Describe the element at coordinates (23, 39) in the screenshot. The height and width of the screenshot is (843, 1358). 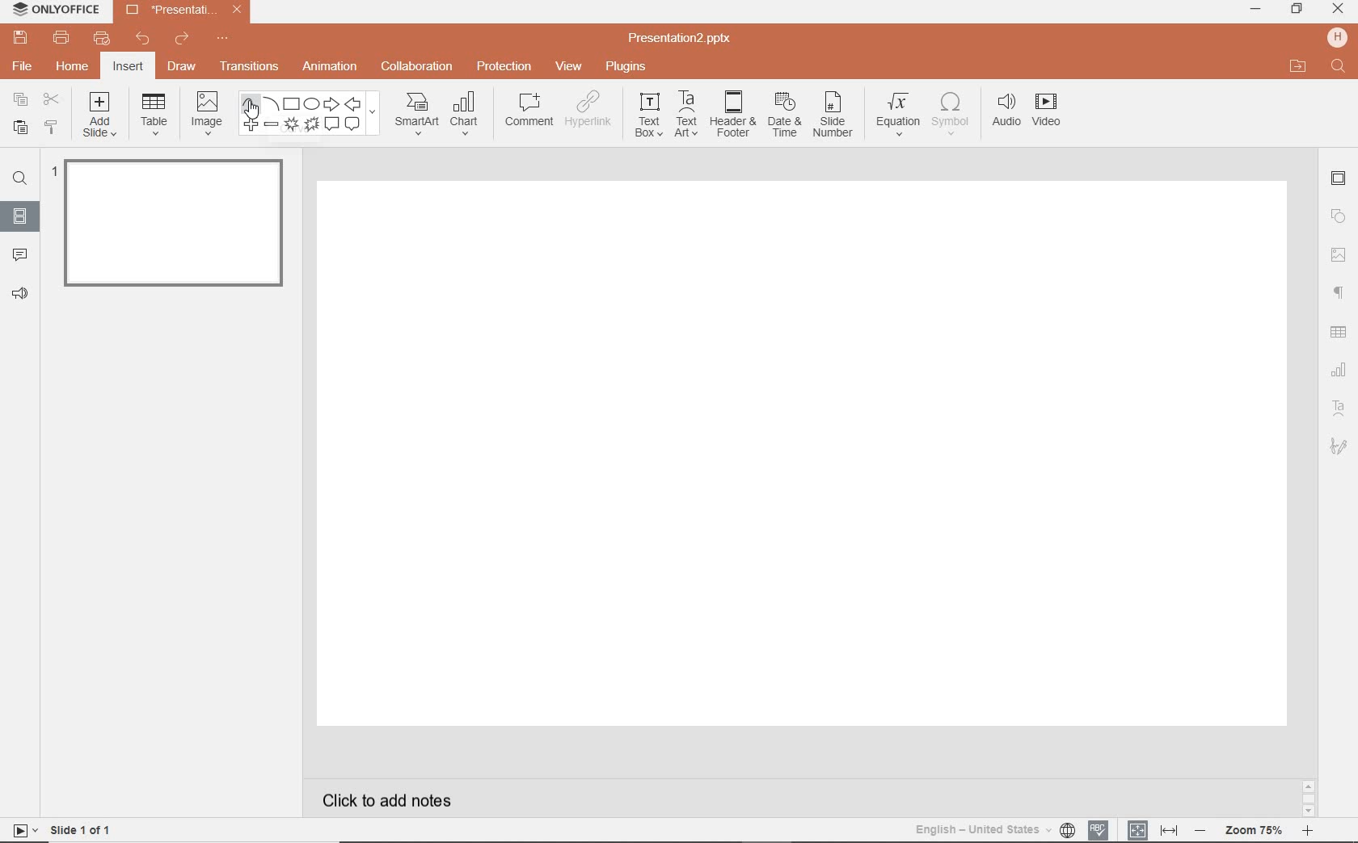
I see `SAVE` at that location.